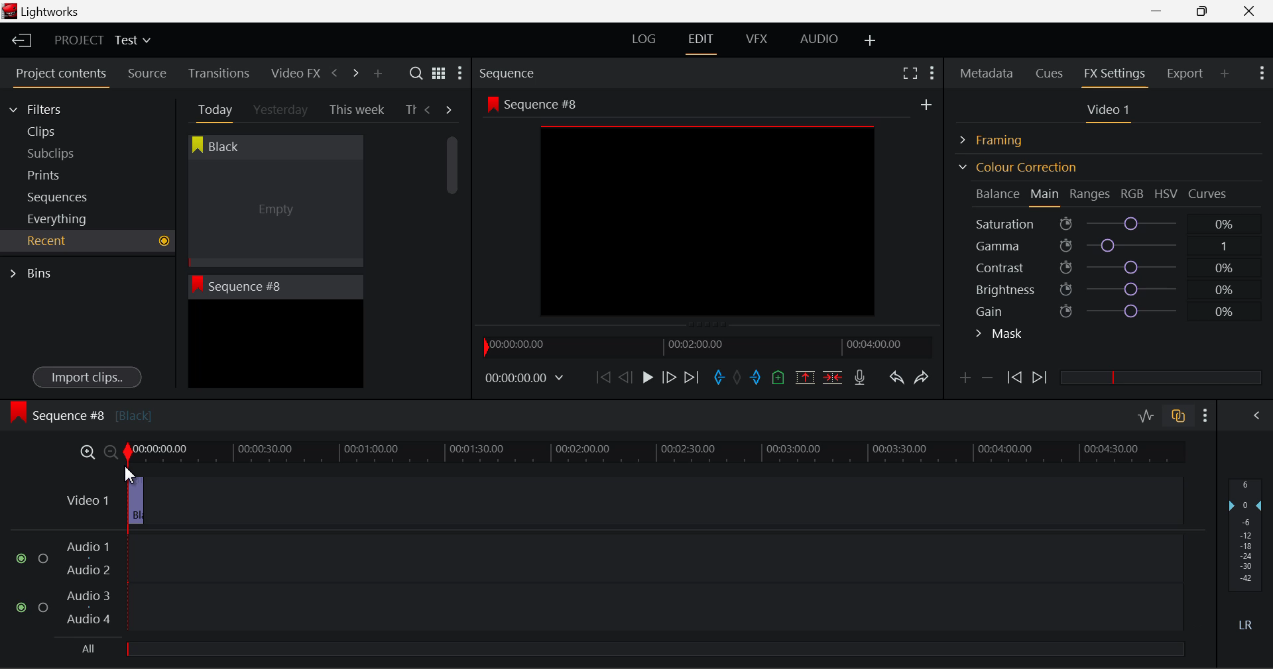 The image size is (1273, 669). I want to click on HSV, so click(1166, 193).